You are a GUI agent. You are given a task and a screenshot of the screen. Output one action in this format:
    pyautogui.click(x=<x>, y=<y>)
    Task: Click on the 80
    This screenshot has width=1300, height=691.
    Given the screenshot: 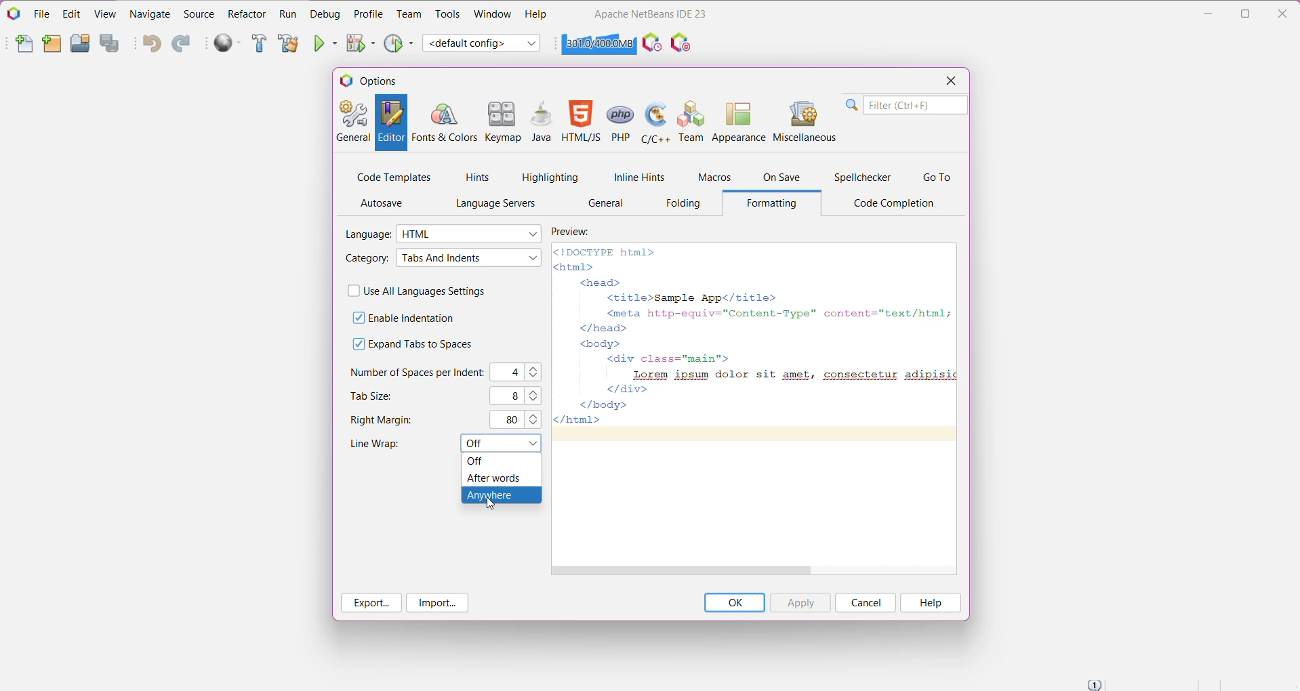 What is the action you would take?
    pyautogui.click(x=510, y=419)
    